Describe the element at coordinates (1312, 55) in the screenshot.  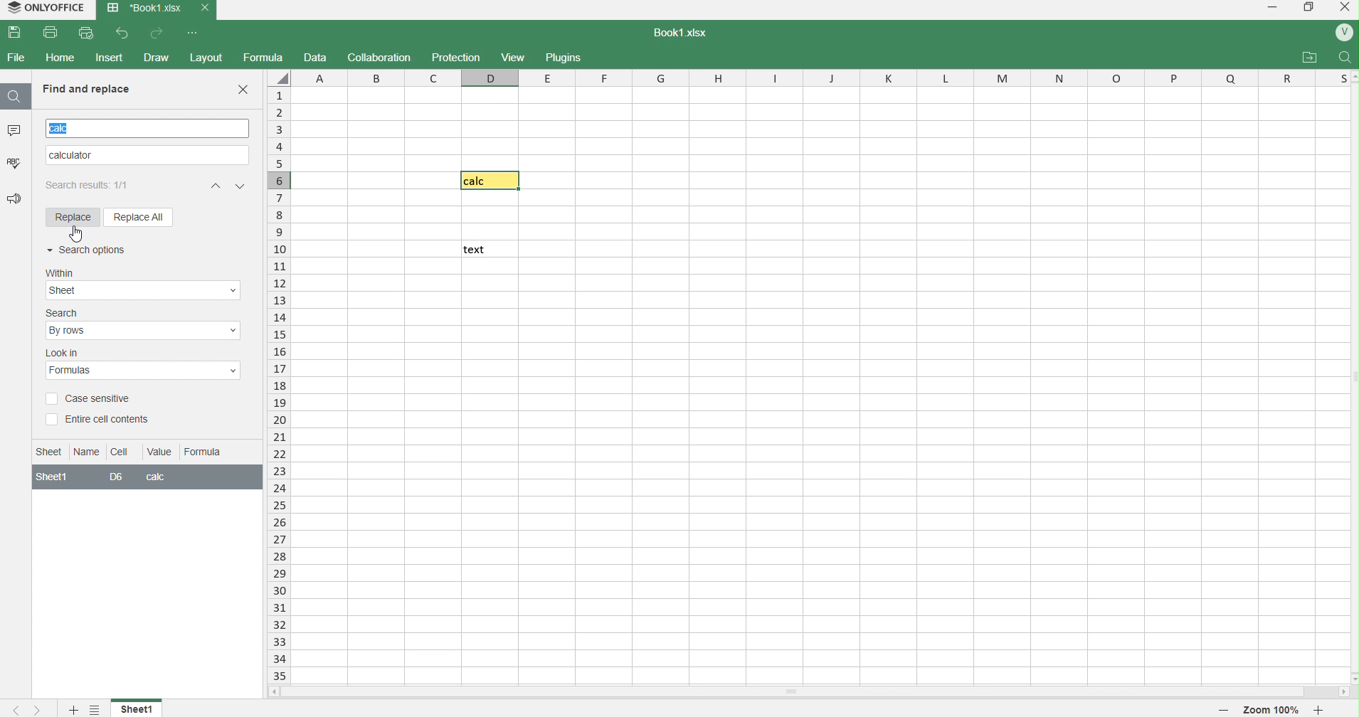
I see `attachments` at that location.